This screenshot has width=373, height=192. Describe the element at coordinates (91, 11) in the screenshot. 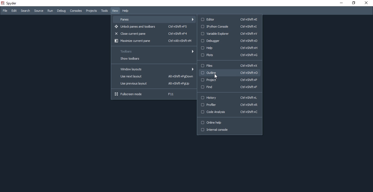

I see `Projects` at that location.